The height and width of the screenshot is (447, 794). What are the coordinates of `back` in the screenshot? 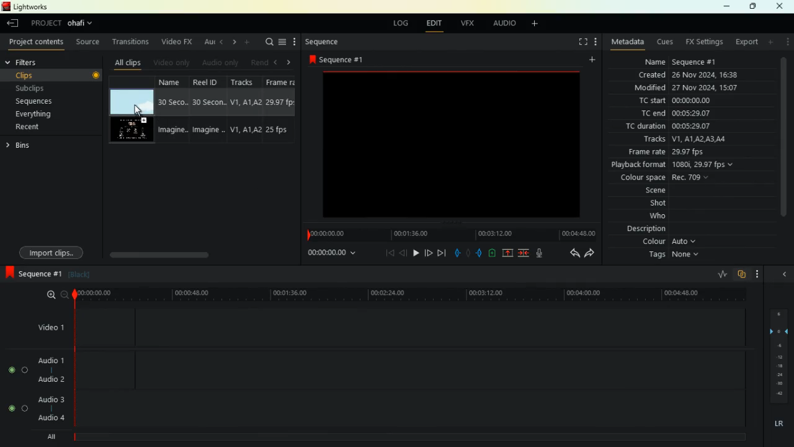 It's located at (402, 254).